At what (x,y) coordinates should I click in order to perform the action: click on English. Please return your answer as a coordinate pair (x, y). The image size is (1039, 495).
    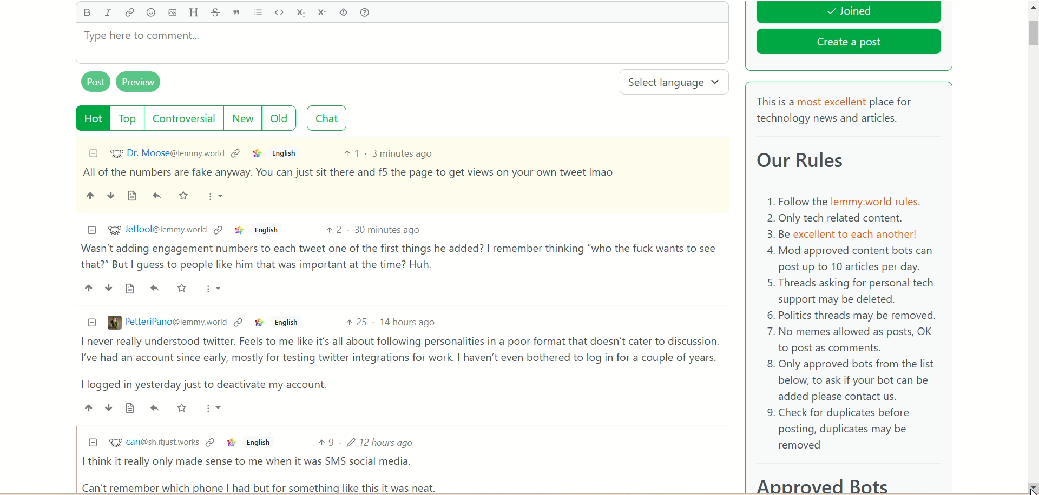
    Looking at the image, I should click on (286, 153).